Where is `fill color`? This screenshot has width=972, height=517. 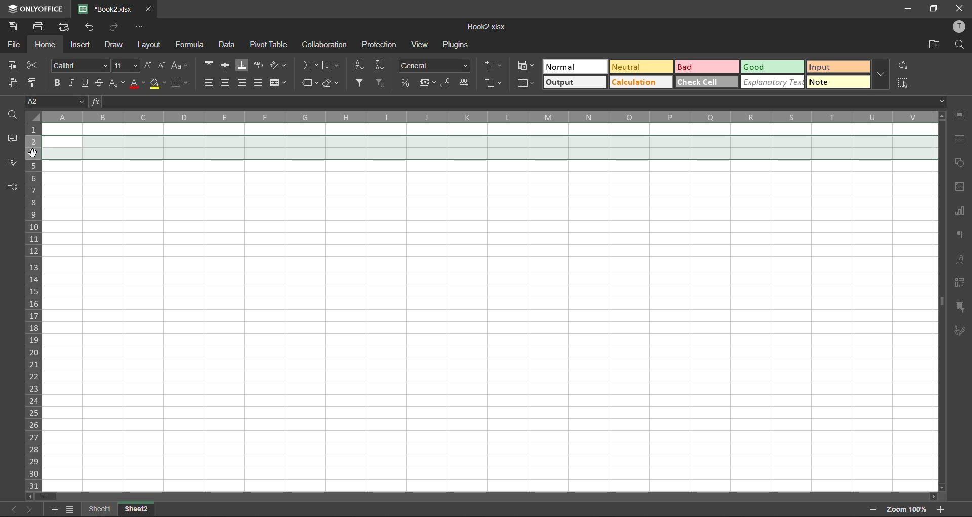 fill color is located at coordinates (157, 84).